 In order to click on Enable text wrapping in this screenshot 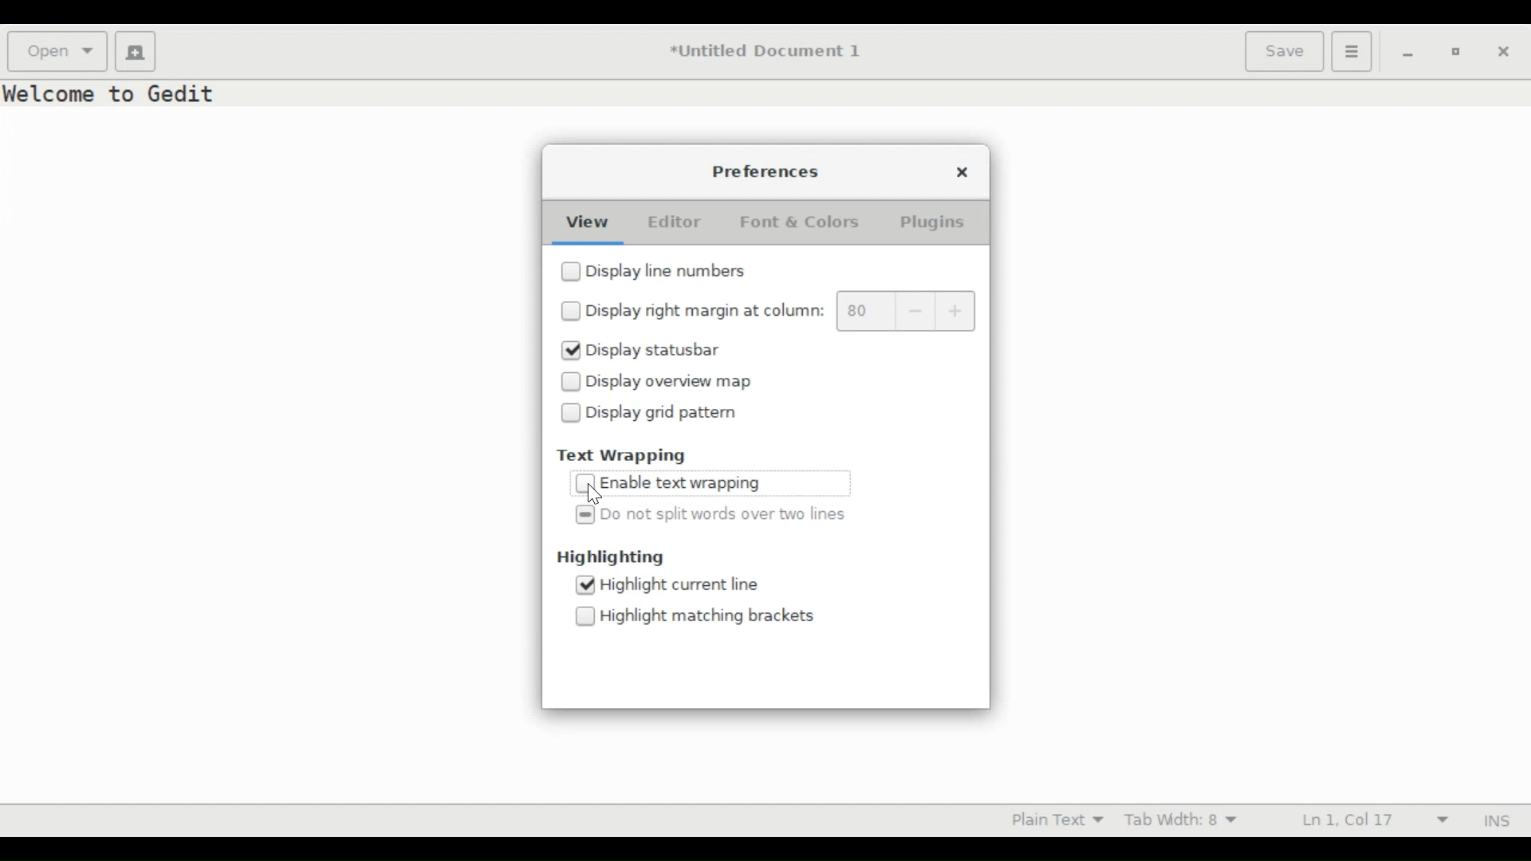, I will do `click(684, 483)`.